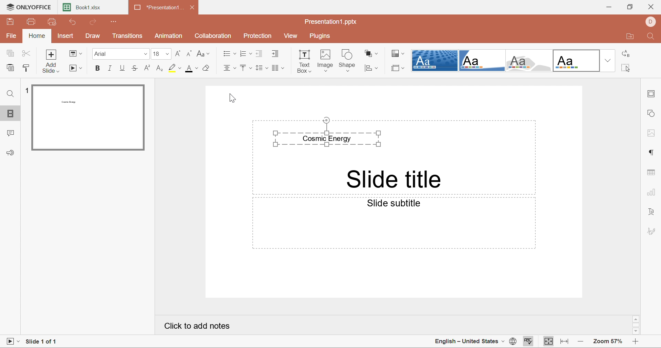 Image resolution: width=661 pixels, height=348 pixels. Describe the element at coordinates (651, 38) in the screenshot. I see `Find` at that location.